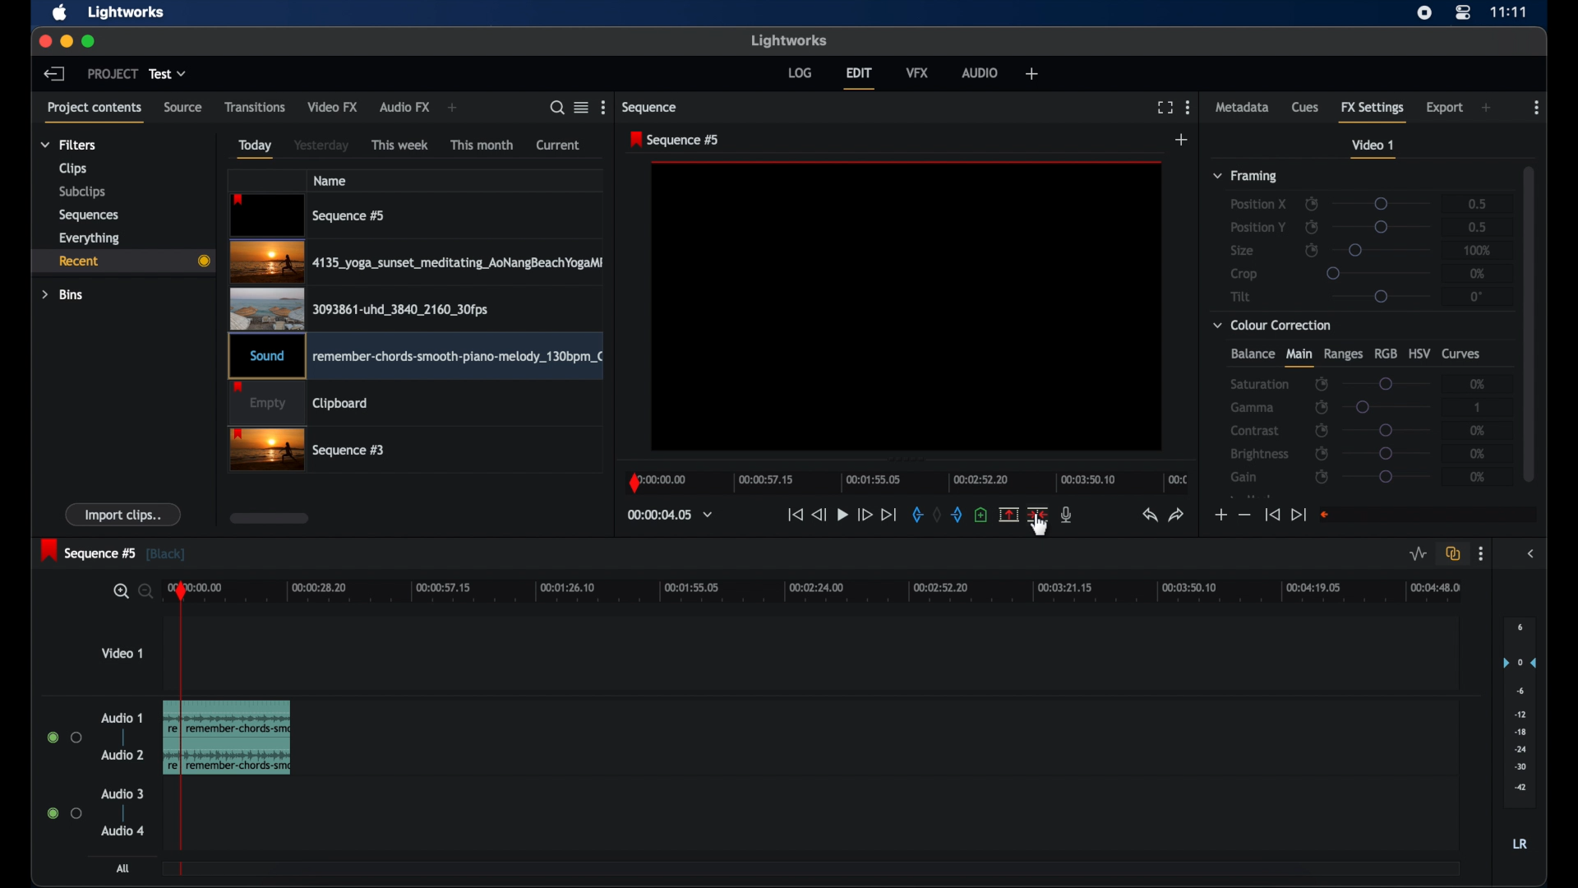 Image resolution: width=1578 pixels, height=888 pixels. I want to click on add, so click(1031, 73).